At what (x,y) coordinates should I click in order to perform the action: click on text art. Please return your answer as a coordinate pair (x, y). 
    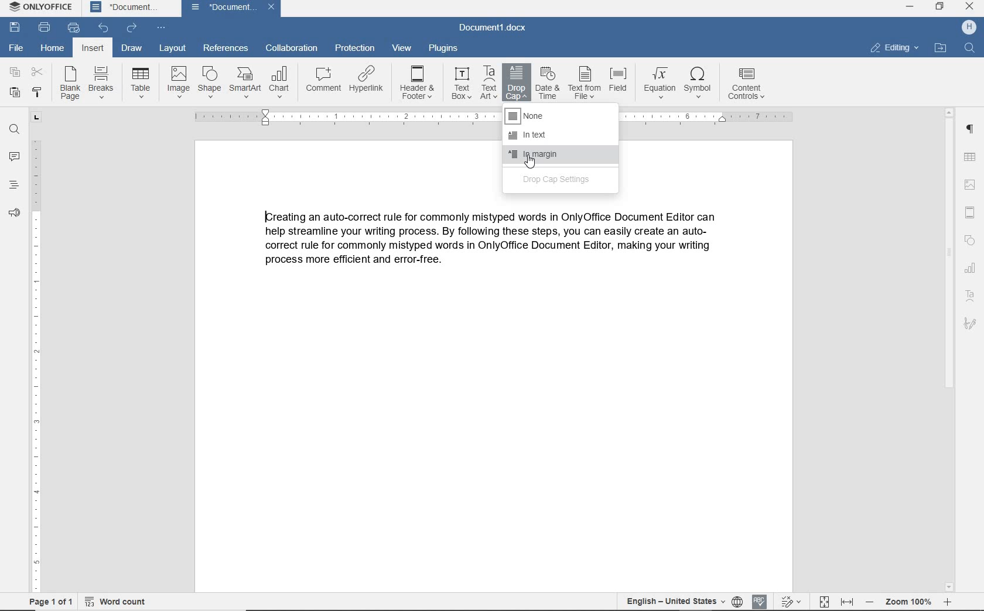
    Looking at the image, I should click on (488, 83).